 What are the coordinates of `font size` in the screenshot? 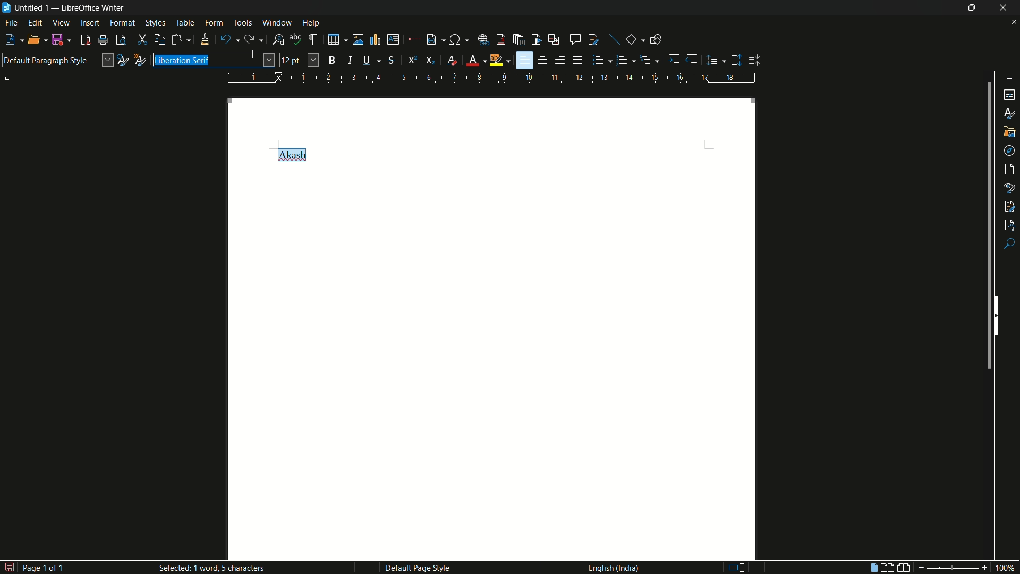 It's located at (300, 61).